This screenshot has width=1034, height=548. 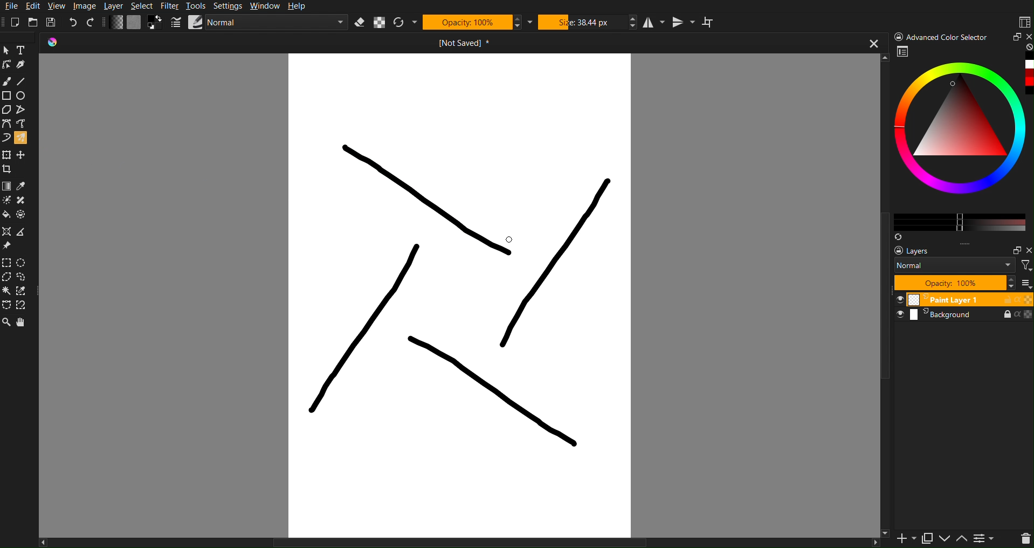 What do you see at coordinates (974, 244) in the screenshot?
I see `more` at bounding box center [974, 244].